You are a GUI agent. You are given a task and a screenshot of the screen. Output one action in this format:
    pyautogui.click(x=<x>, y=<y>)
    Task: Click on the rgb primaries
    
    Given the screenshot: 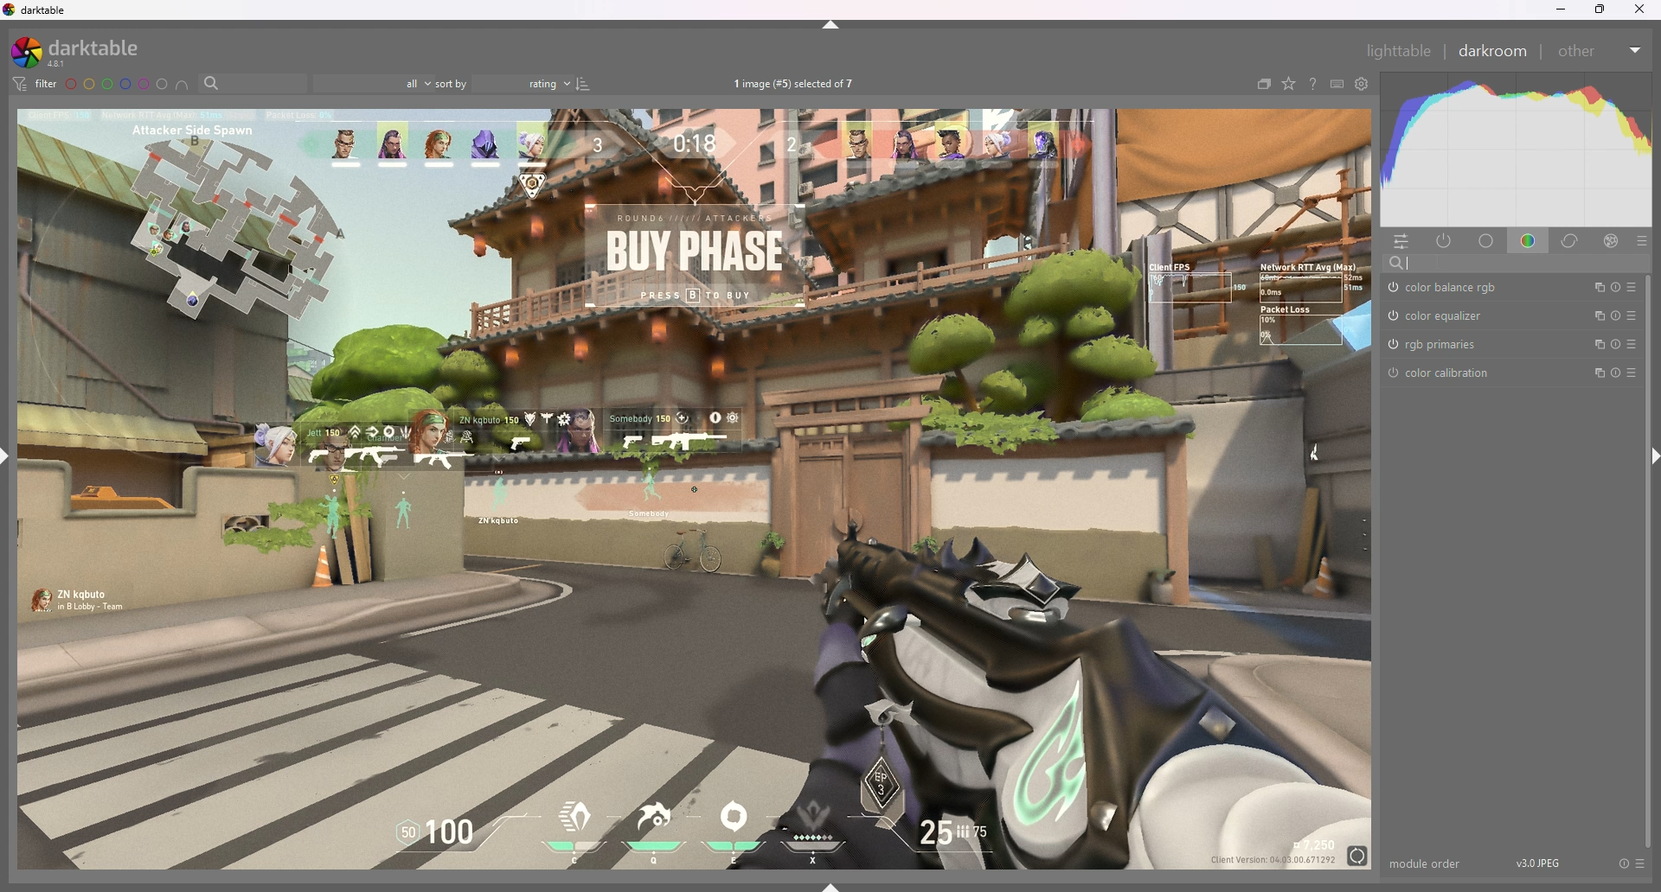 What is the action you would take?
    pyautogui.click(x=1433, y=344)
    